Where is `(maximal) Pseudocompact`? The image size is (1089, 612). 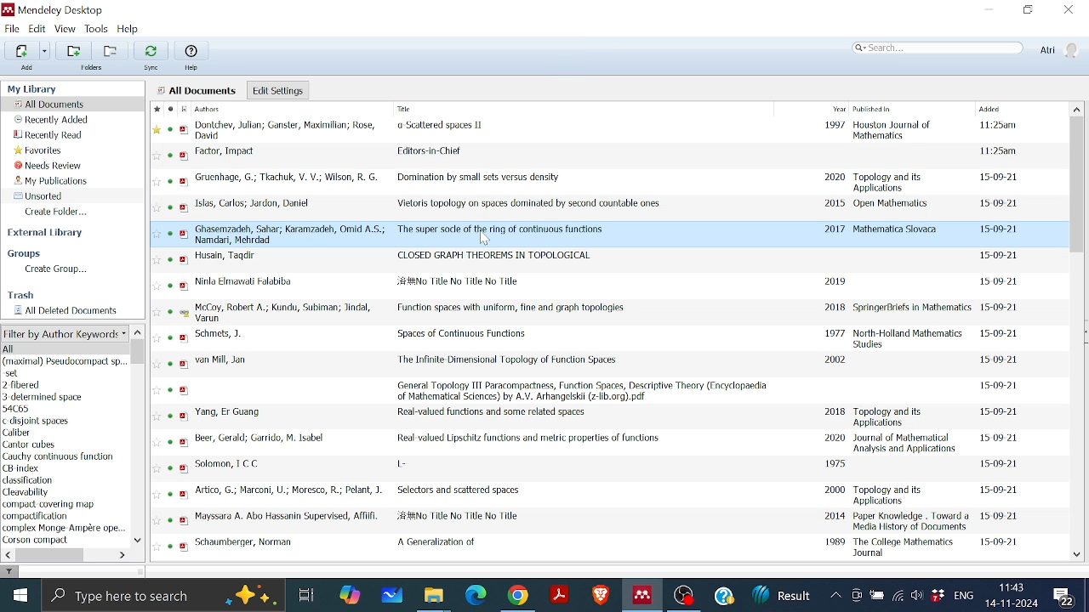 (maximal) Pseudocompact is located at coordinates (64, 366).